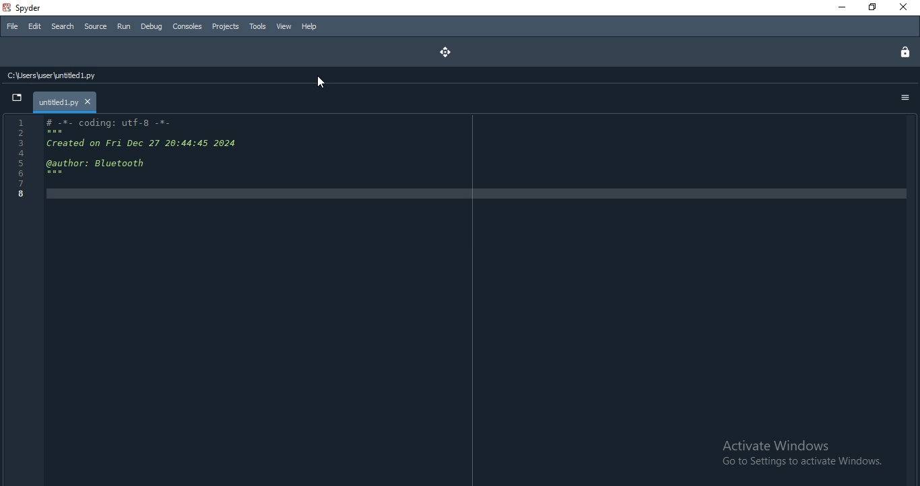  Describe the element at coordinates (64, 101) in the screenshot. I see `untitled.py` at that location.